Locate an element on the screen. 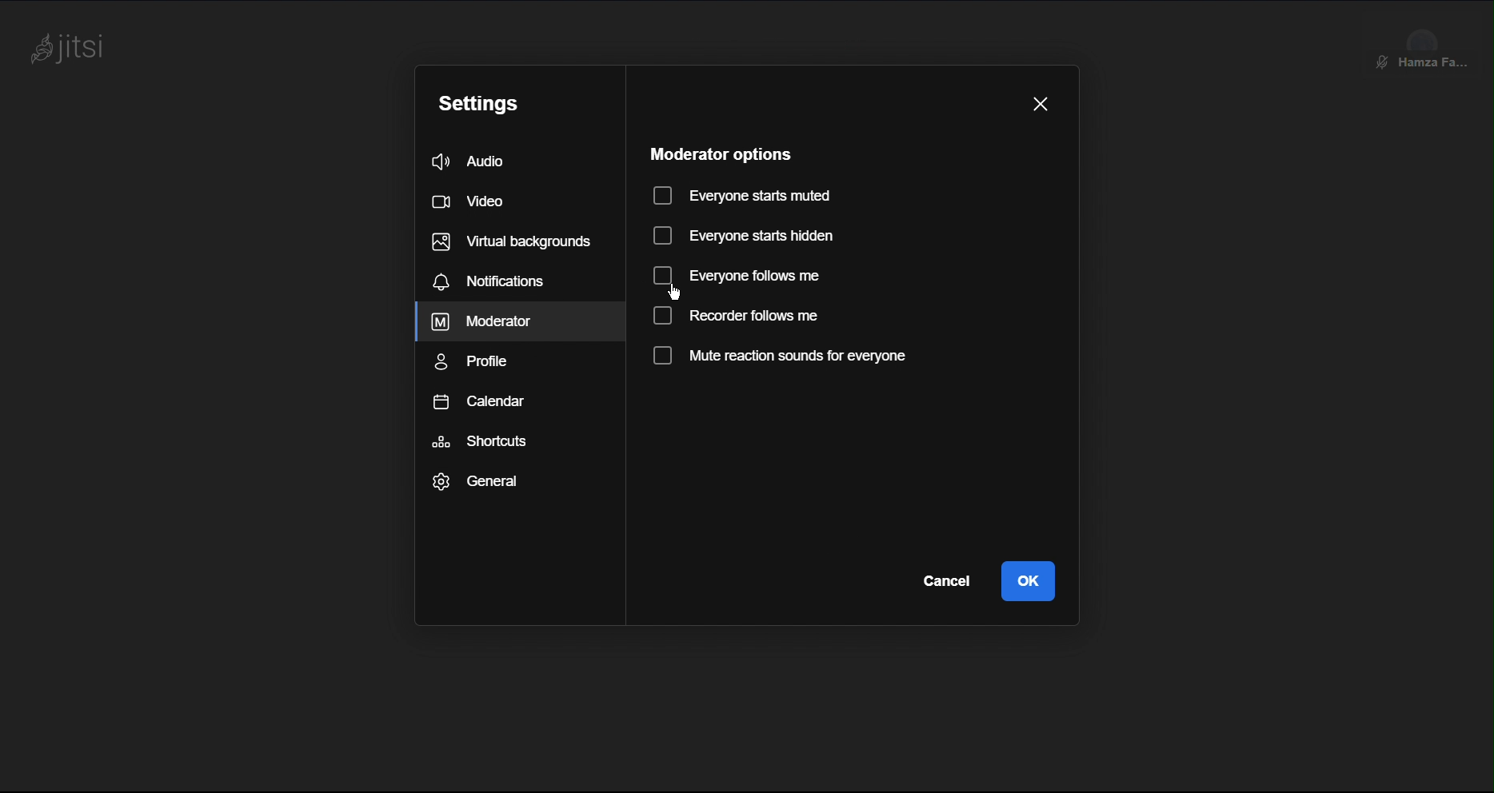  Recorder follows me is located at coordinates (740, 317).